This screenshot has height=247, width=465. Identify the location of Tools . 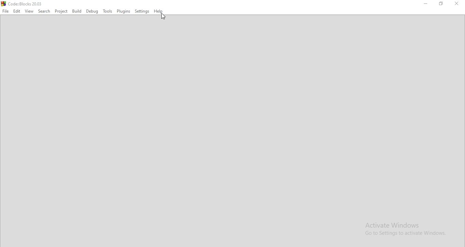
(107, 11).